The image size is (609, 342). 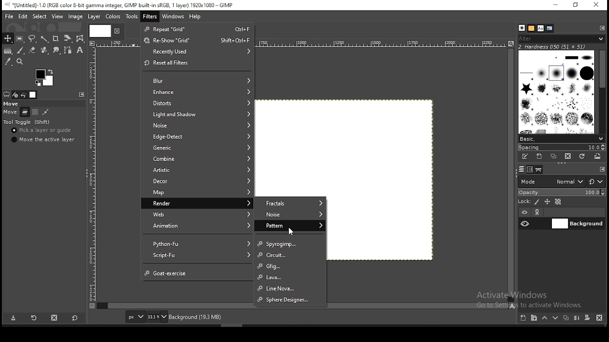 I want to click on undo history, so click(x=24, y=95).